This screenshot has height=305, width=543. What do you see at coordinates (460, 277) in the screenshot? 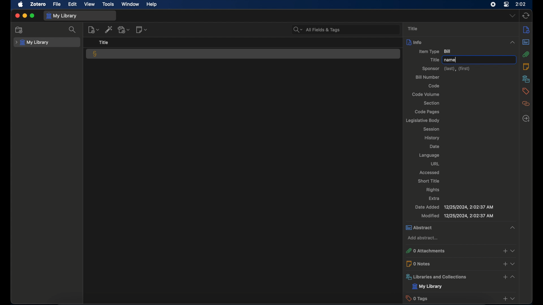
I see `libraries` at bounding box center [460, 277].